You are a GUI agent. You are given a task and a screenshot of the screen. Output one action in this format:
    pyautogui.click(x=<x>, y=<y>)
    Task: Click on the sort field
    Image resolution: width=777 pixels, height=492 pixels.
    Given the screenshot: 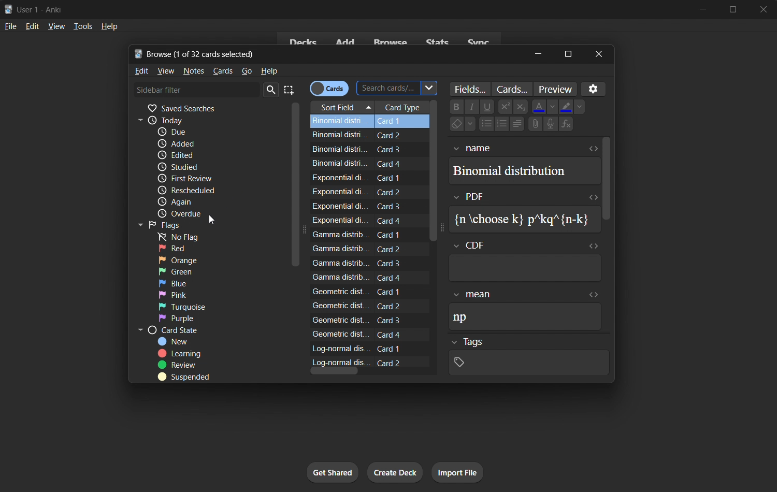 What is the action you would take?
    pyautogui.click(x=335, y=106)
    